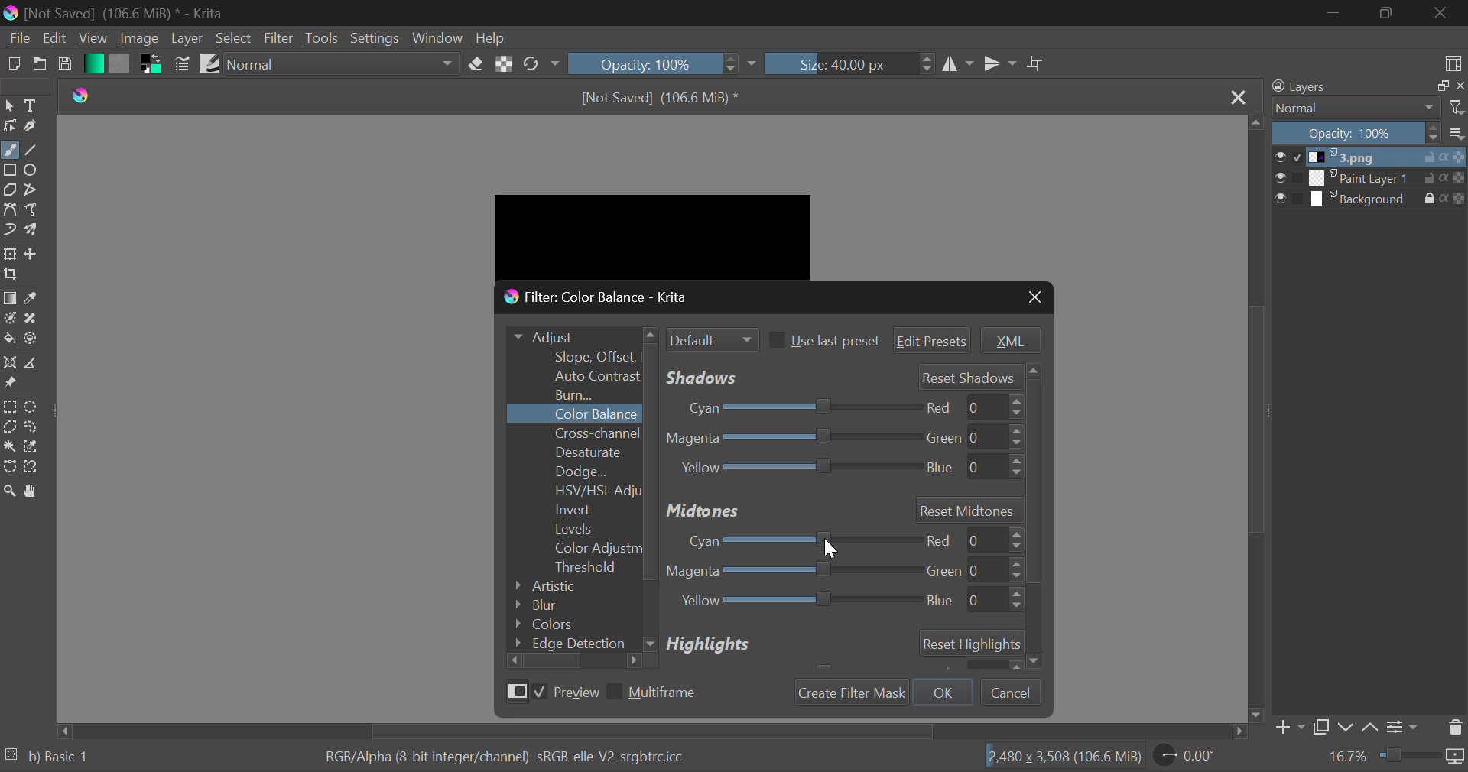  What do you see at coordinates (1190, 757) in the screenshot?
I see `0.00` at bounding box center [1190, 757].